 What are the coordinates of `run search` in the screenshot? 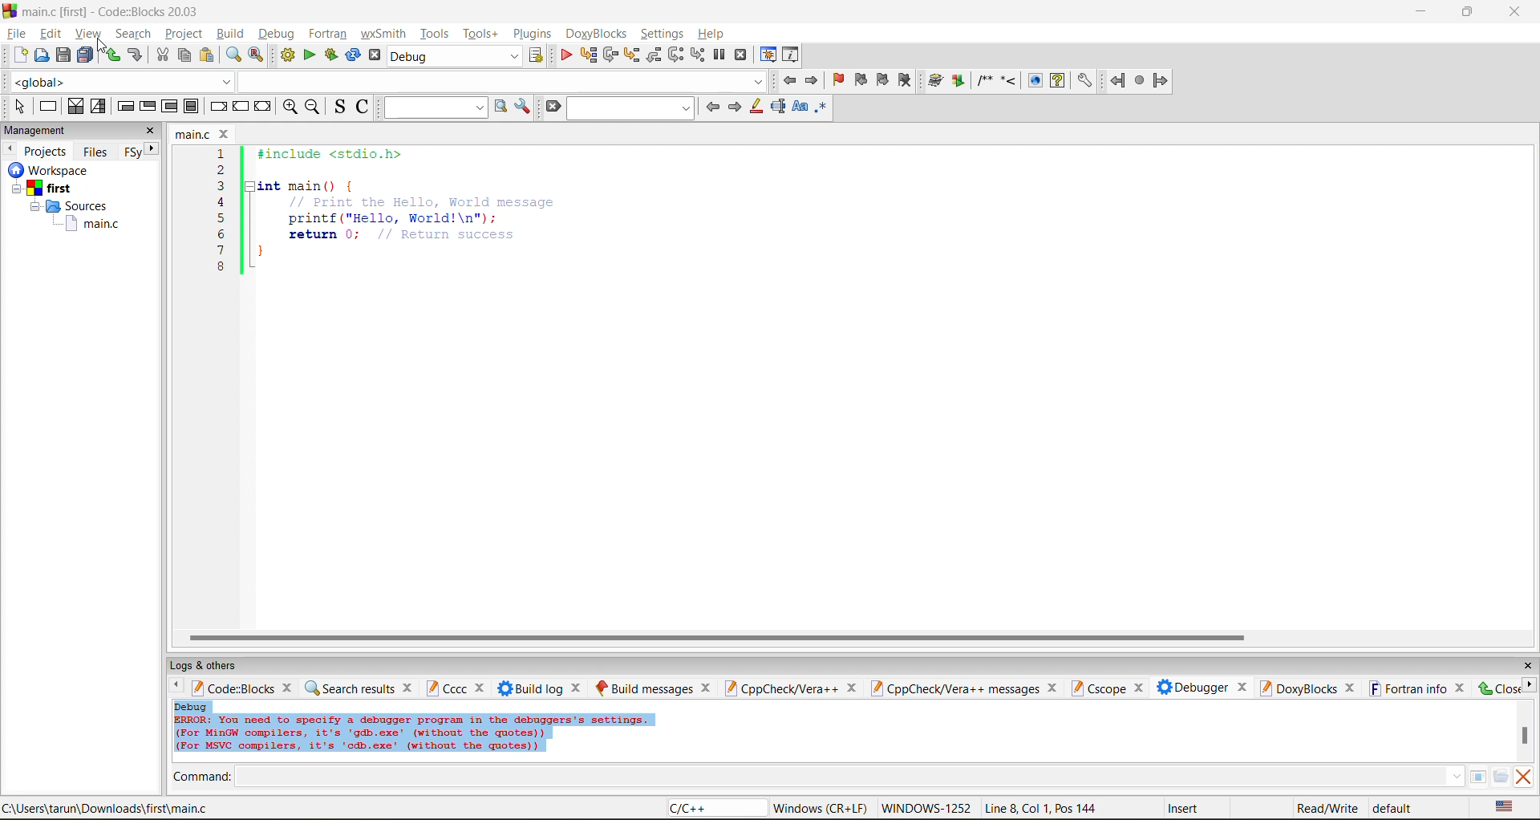 It's located at (499, 108).